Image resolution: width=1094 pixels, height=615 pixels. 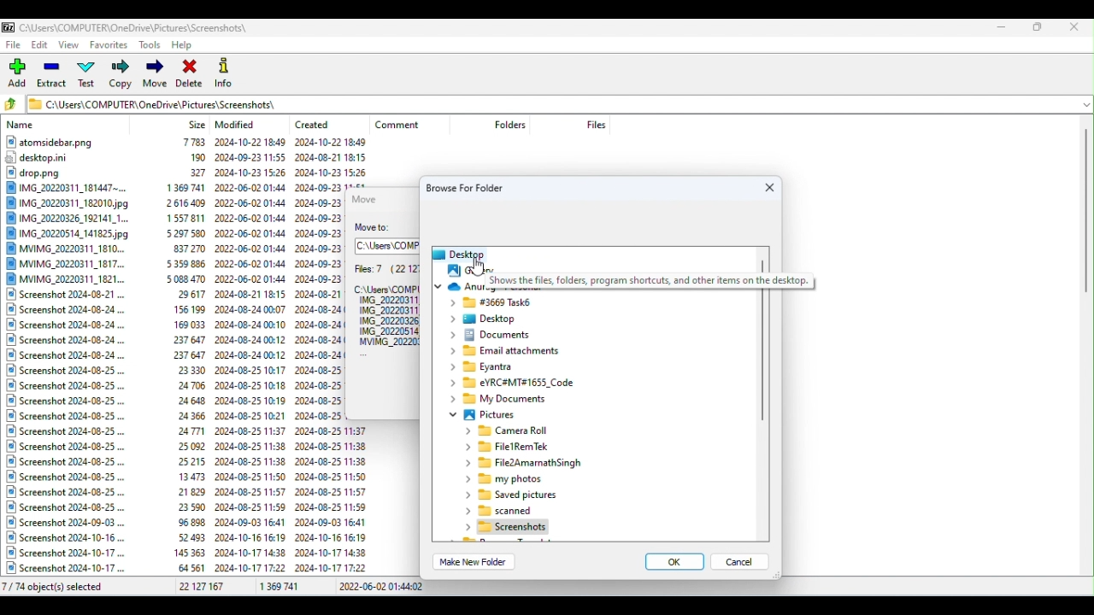 I want to click on Extract, so click(x=53, y=76).